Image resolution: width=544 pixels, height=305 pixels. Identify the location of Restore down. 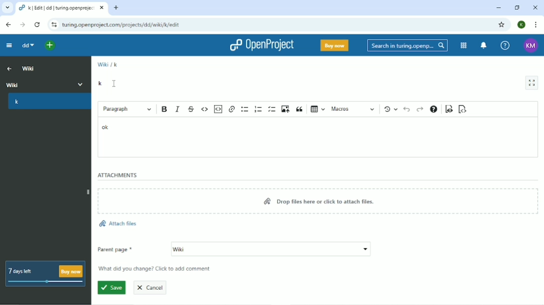
(517, 7).